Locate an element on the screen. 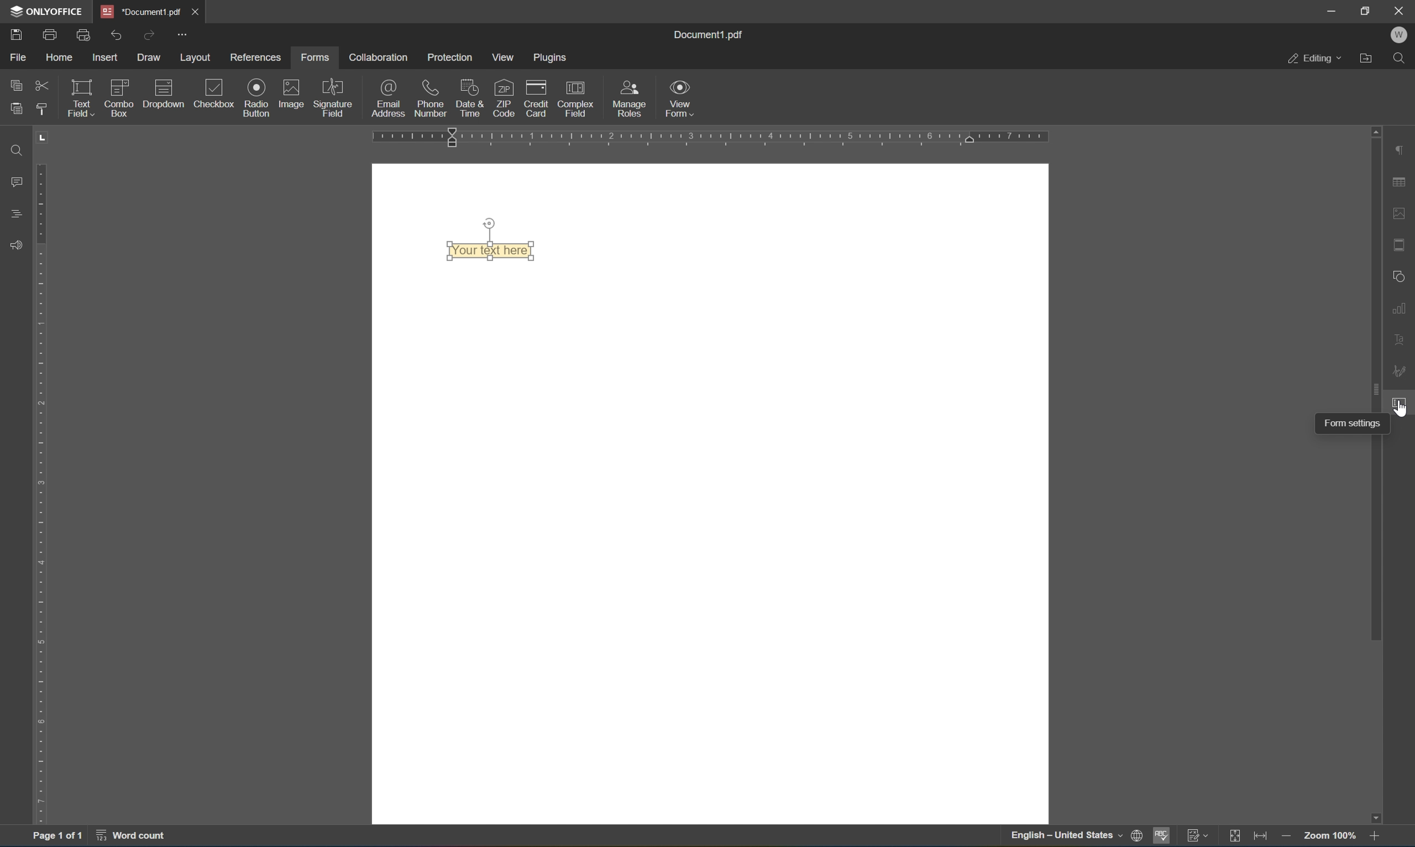 Image resolution: width=1415 pixels, height=847 pixels. insert is located at coordinates (107, 57).